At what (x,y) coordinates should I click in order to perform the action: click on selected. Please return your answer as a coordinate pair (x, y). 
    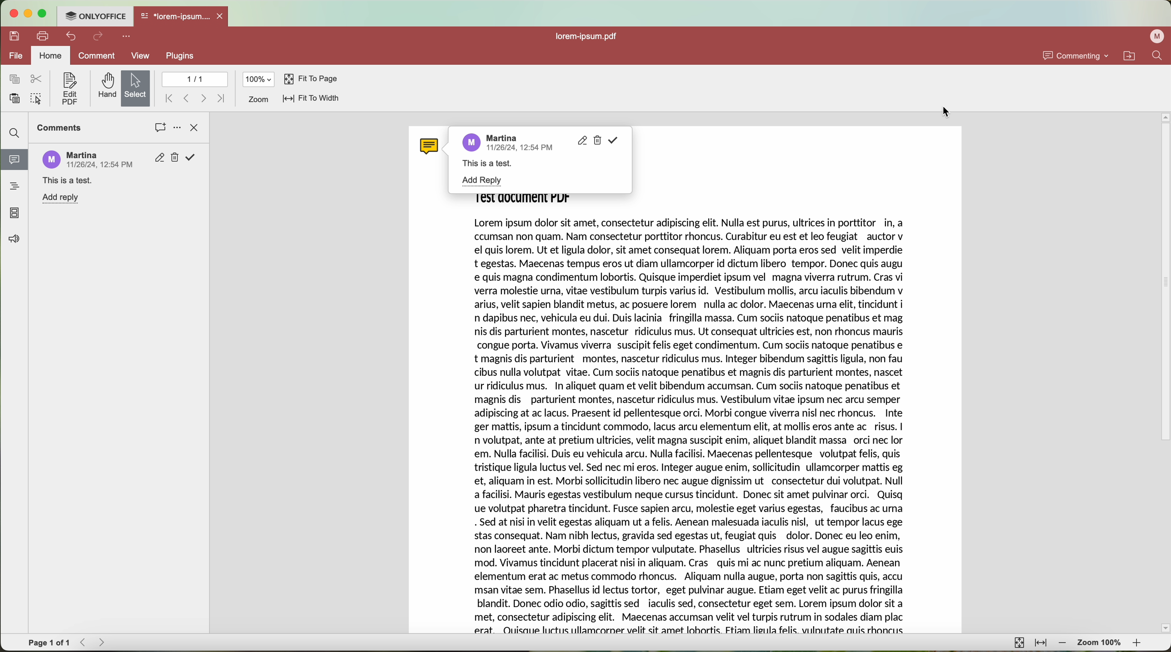
    Looking at the image, I should click on (136, 88).